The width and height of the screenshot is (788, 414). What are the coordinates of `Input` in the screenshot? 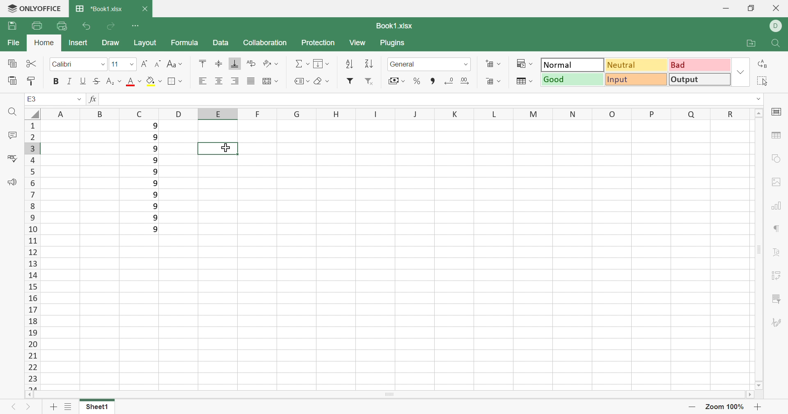 It's located at (635, 80).